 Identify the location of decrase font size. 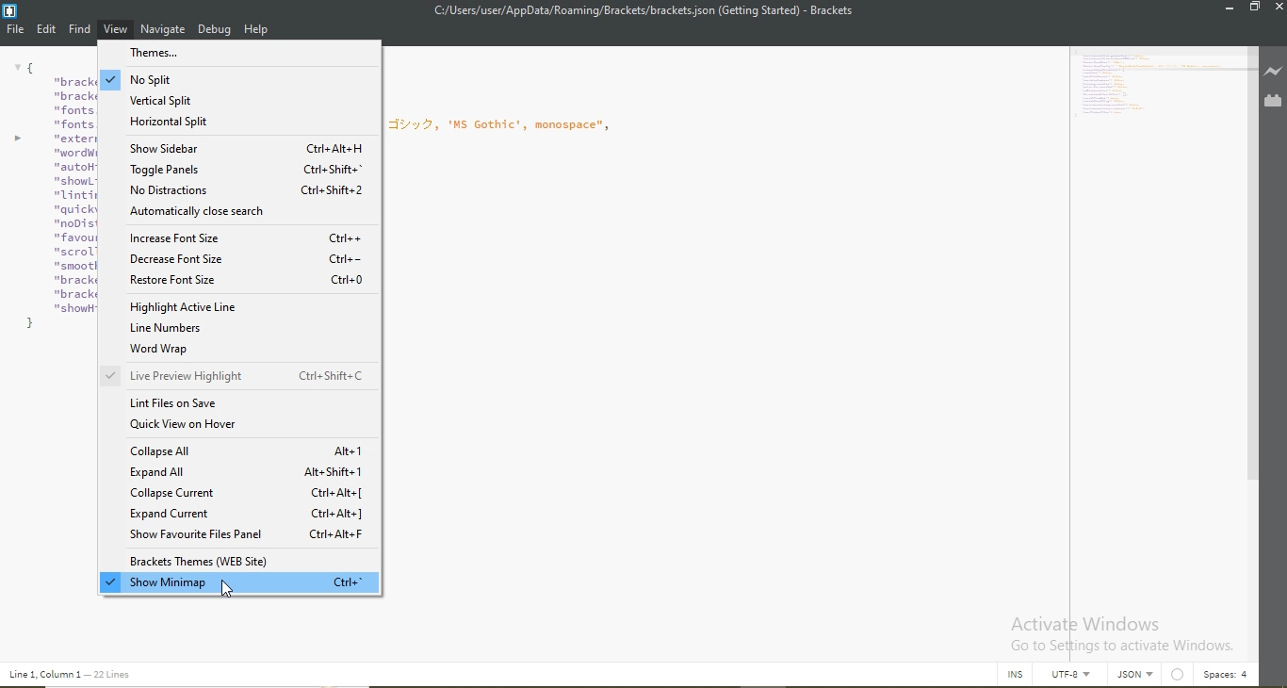
(240, 259).